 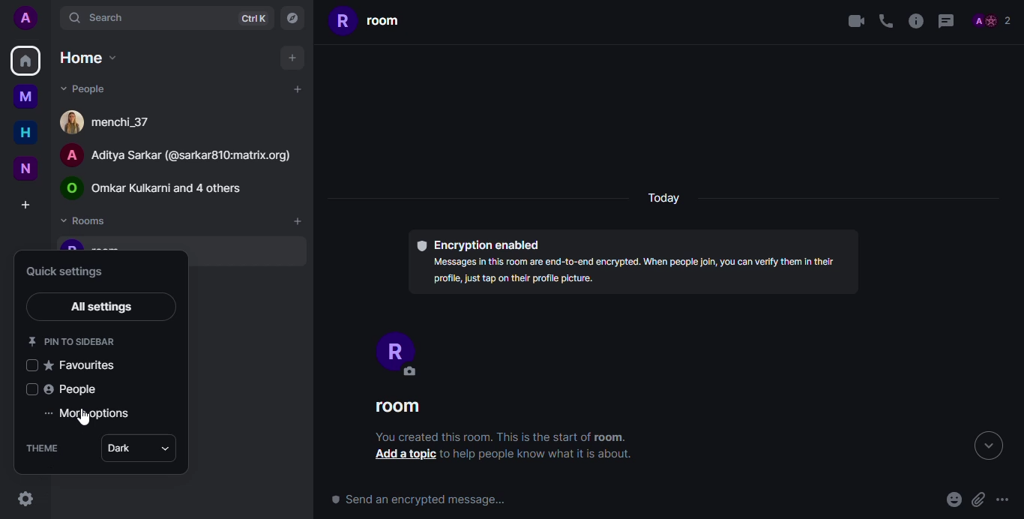 I want to click on more, so click(x=1004, y=497).